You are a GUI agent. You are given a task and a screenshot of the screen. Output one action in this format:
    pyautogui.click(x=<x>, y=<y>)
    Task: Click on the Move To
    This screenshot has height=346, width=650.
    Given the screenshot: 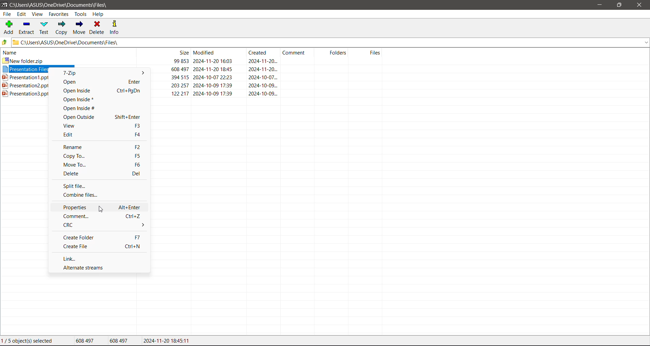 What is the action you would take?
    pyautogui.click(x=101, y=165)
    